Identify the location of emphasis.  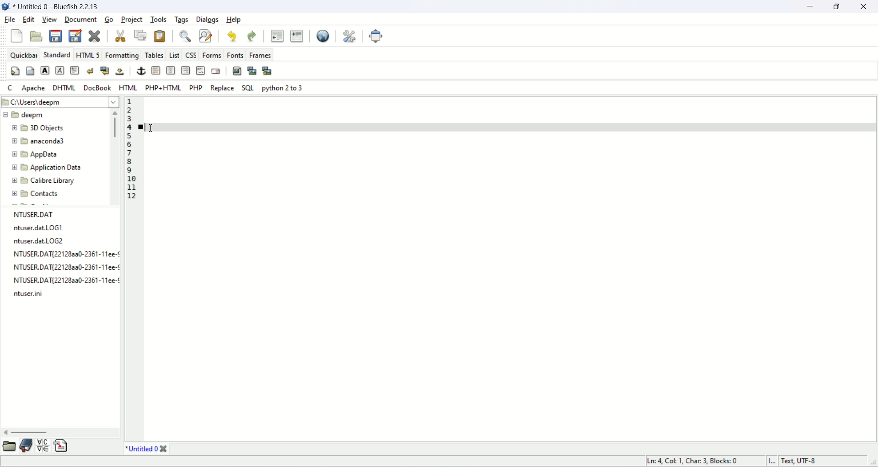
(61, 71).